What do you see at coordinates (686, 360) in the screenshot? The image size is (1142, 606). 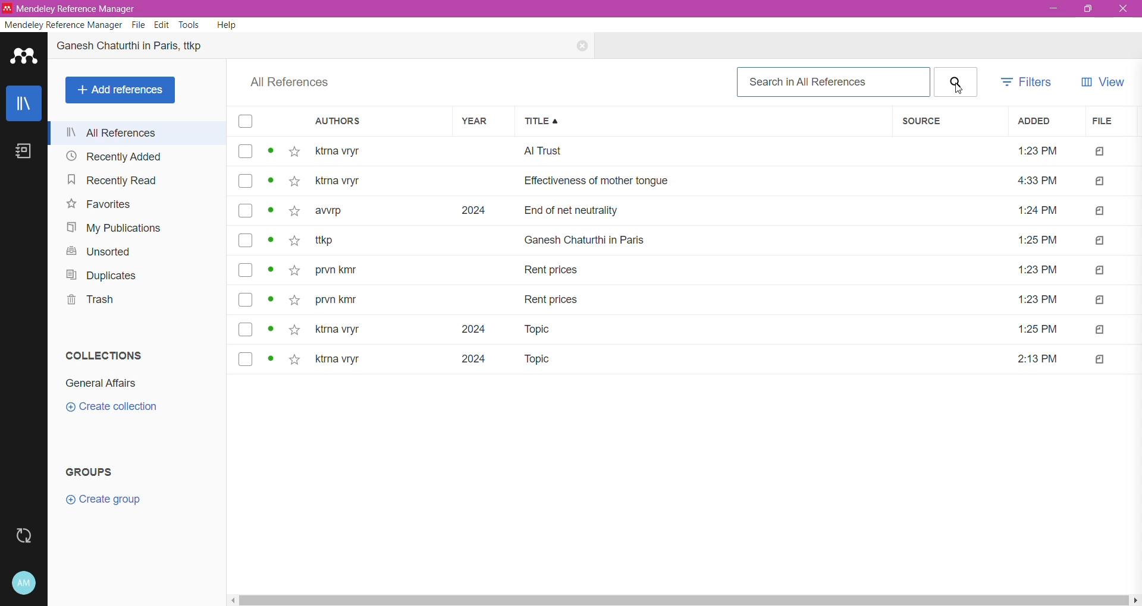 I see `¢  kirna vryr 2024 Topic 2:13PM` at bounding box center [686, 360].